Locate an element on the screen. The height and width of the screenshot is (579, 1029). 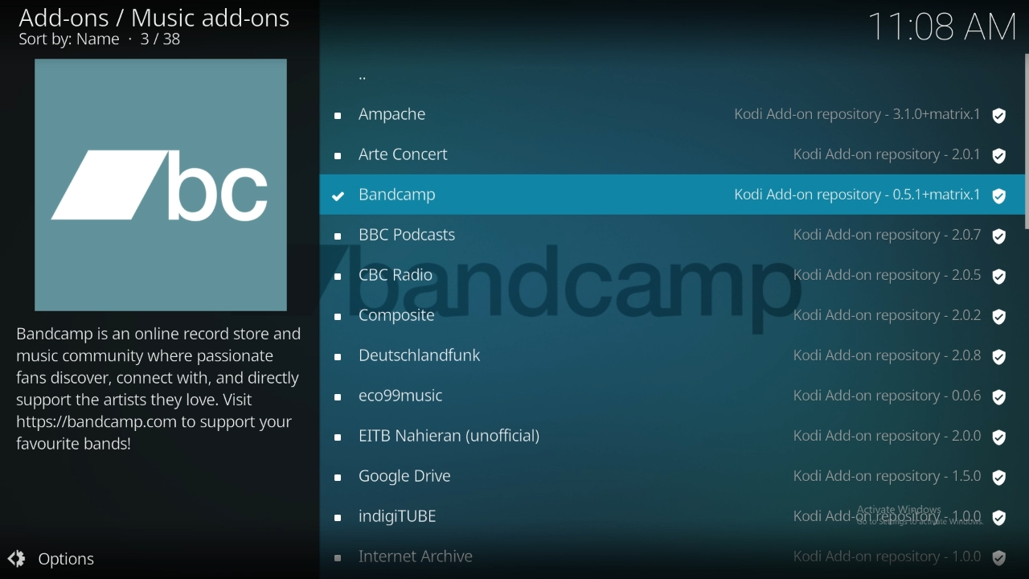
options is located at coordinates (67, 558).